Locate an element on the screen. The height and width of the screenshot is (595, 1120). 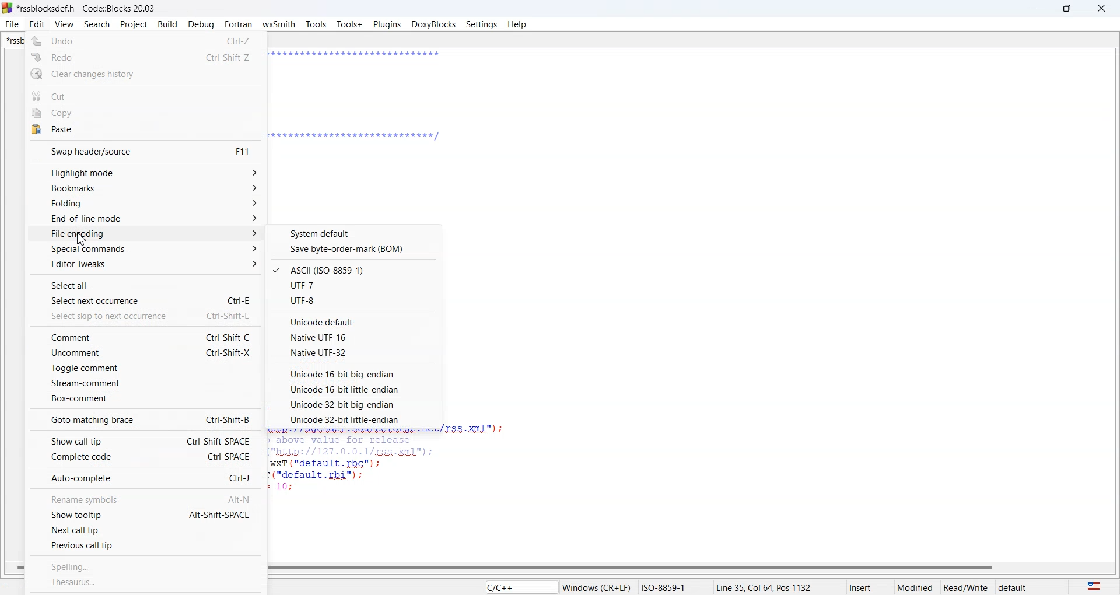
Plugins is located at coordinates (387, 25).